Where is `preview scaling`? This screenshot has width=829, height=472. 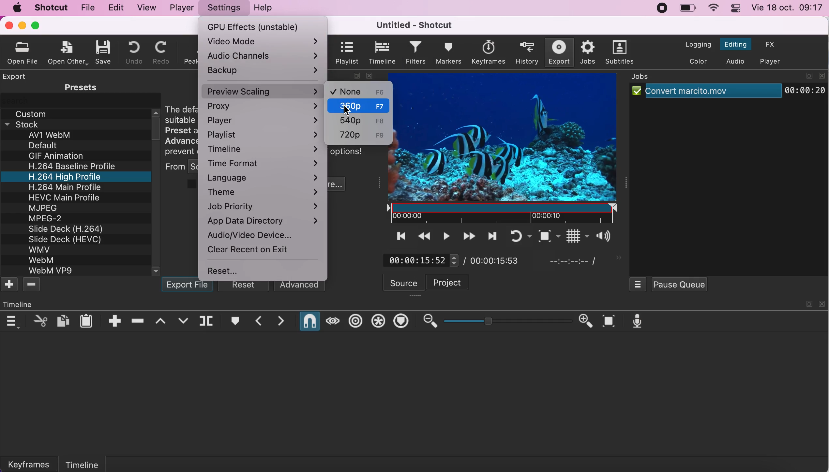 preview scaling is located at coordinates (263, 91).